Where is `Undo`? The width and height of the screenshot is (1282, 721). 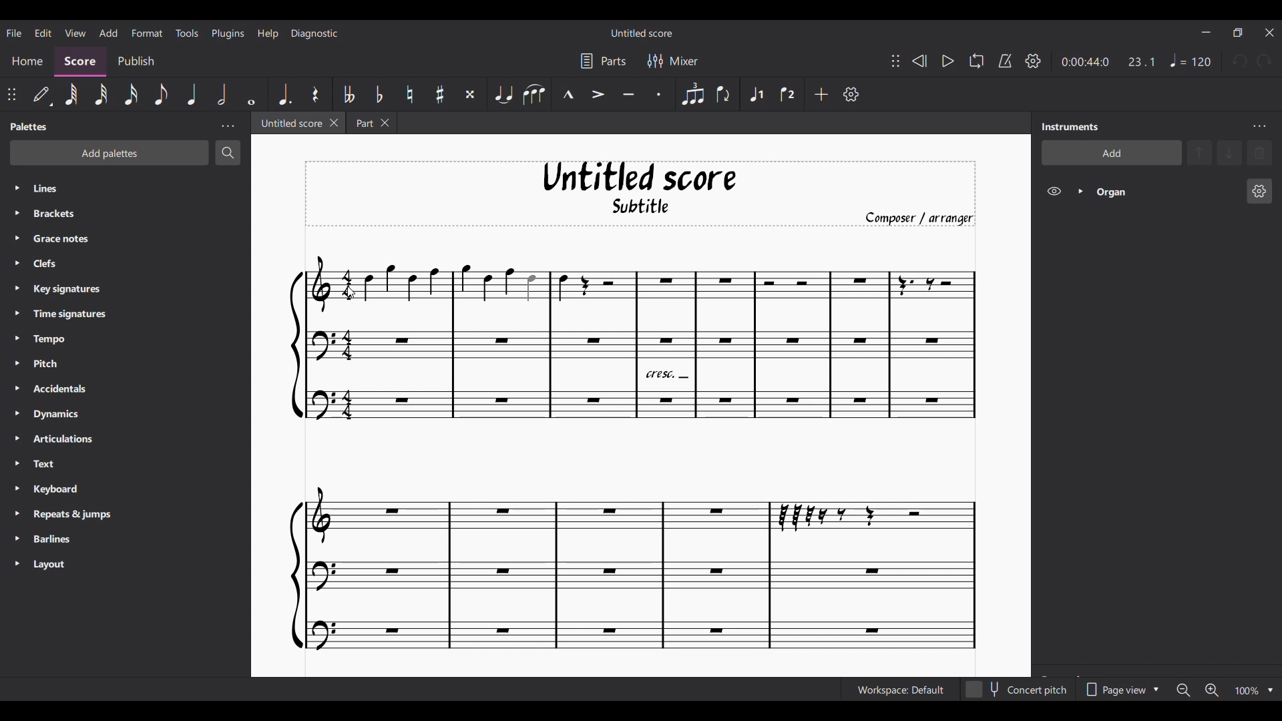
Undo is located at coordinates (1241, 61).